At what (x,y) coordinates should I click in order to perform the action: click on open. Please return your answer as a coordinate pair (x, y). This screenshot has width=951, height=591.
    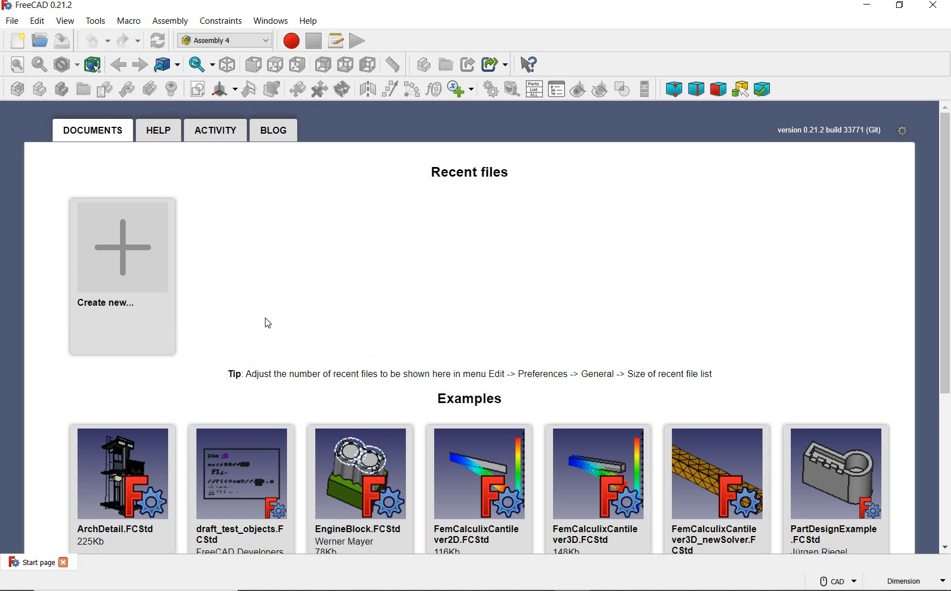
    Looking at the image, I should click on (41, 42).